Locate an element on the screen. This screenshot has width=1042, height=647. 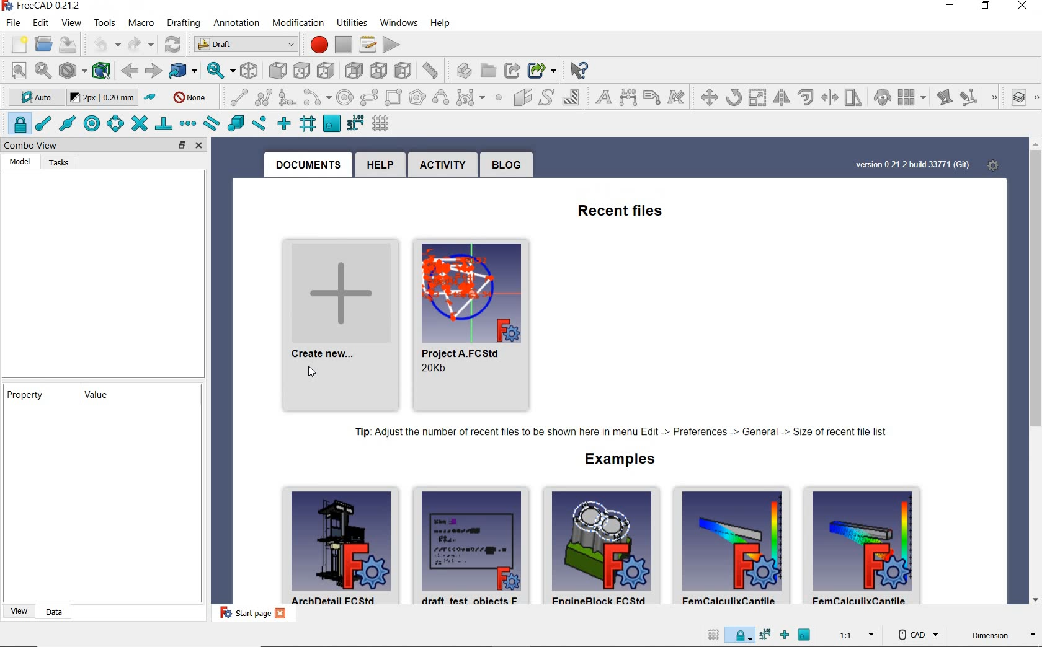
annotation styles is located at coordinates (674, 97).